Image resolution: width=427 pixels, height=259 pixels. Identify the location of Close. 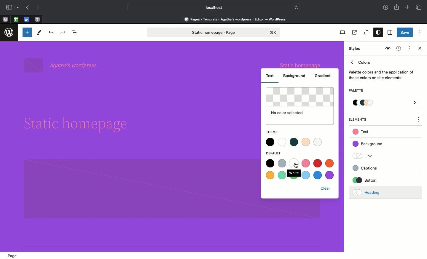
(419, 49).